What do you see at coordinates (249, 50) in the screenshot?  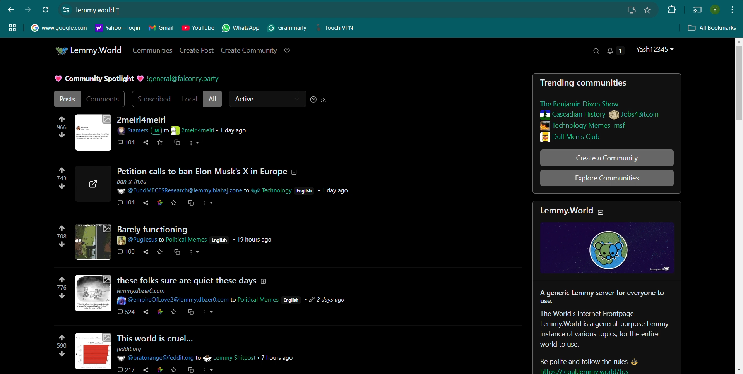 I see `Create Community` at bounding box center [249, 50].